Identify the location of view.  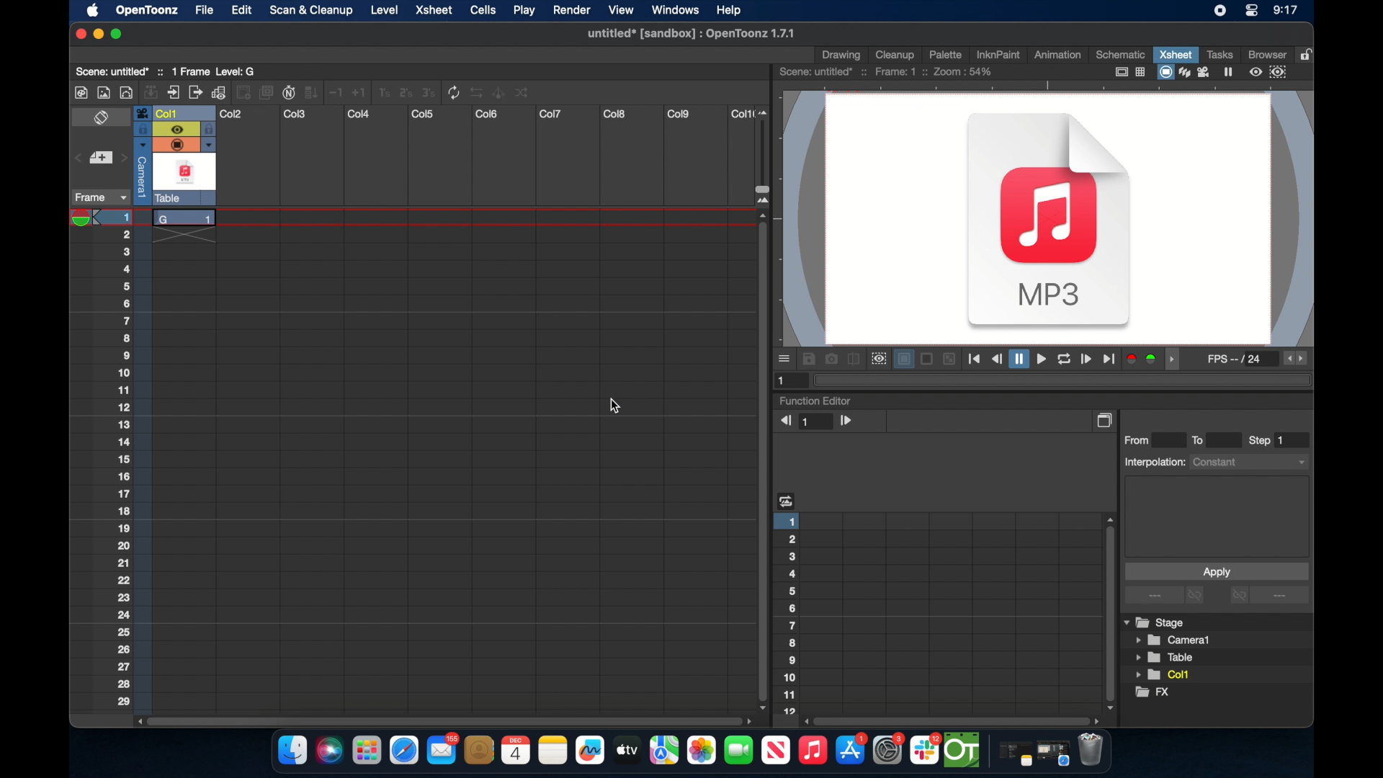
(619, 10).